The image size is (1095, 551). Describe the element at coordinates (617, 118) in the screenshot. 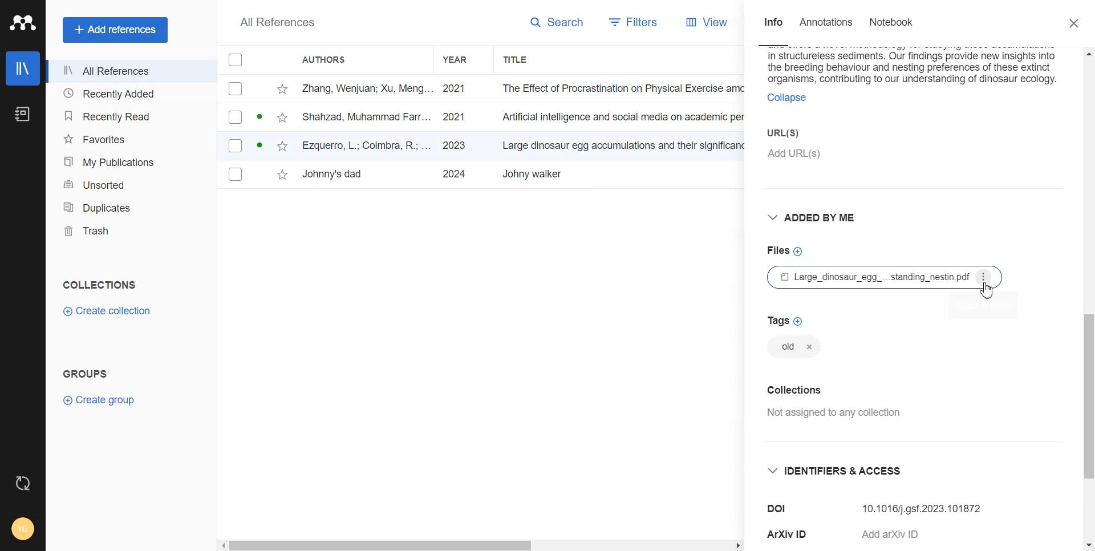

I see `Title` at that location.